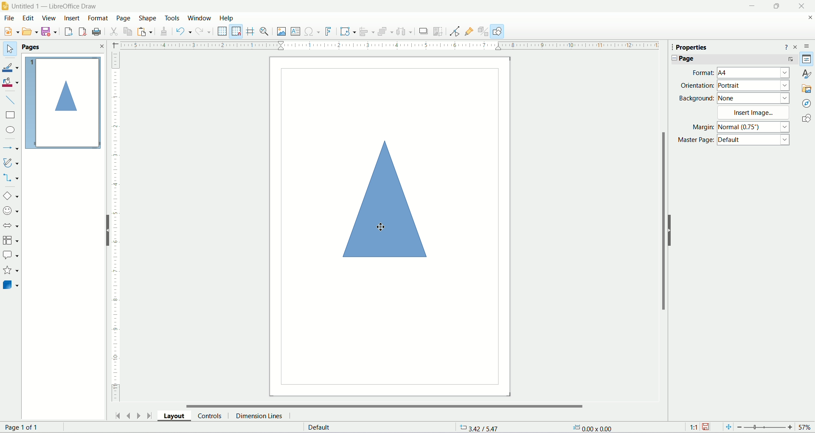 The image size is (815, 433). Describe the element at coordinates (124, 18) in the screenshot. I see `Page` at that location.